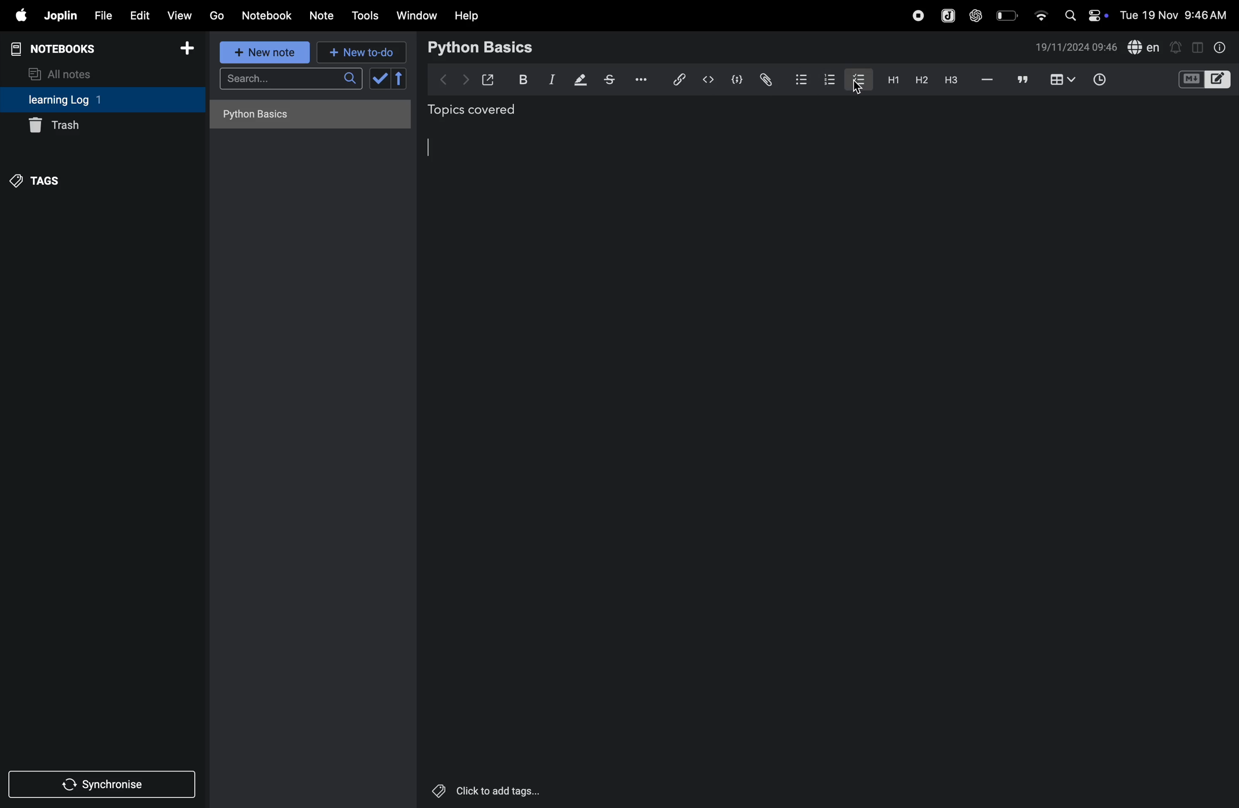 The height and width of the screenshot is (808, 1239). Describe the element at coordinates (37, 179) in the screenshot. I see `tags` at that location.